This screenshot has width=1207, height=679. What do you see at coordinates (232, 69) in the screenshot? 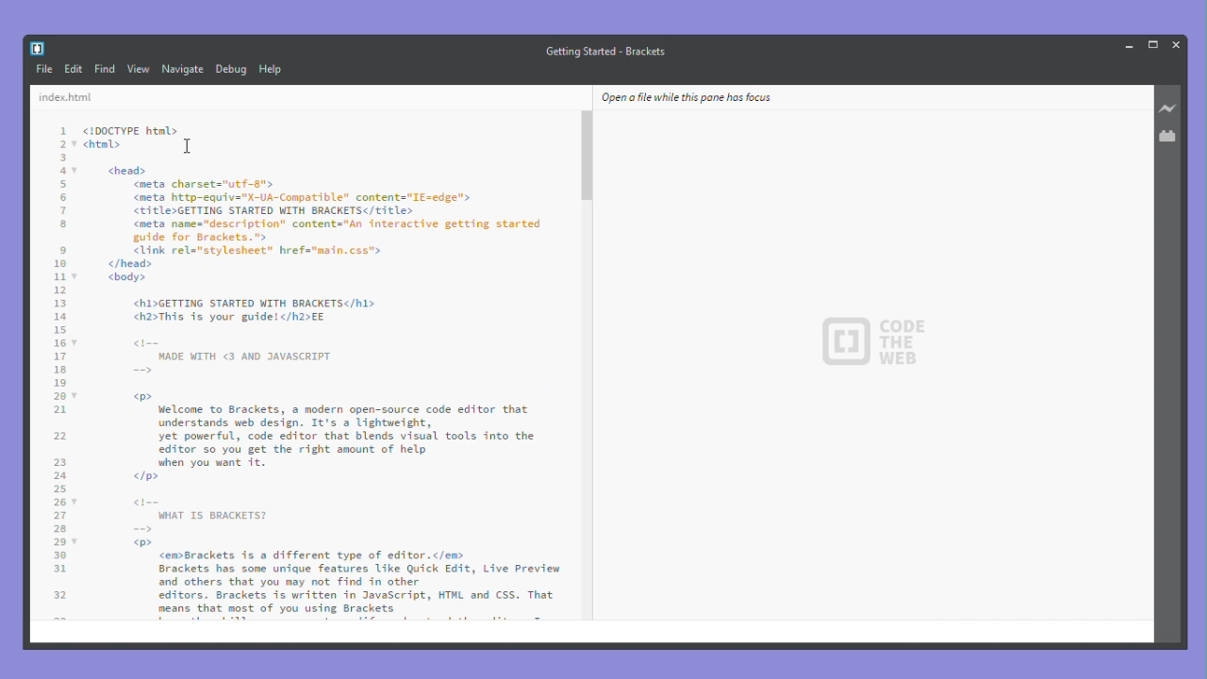
I see `Debug` at bounding box center [232, 69].